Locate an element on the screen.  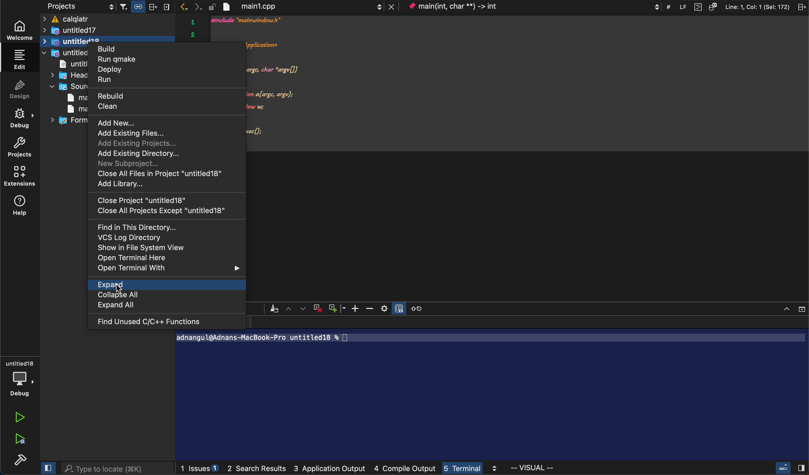
zoom in is located at coordinates (354, 308).